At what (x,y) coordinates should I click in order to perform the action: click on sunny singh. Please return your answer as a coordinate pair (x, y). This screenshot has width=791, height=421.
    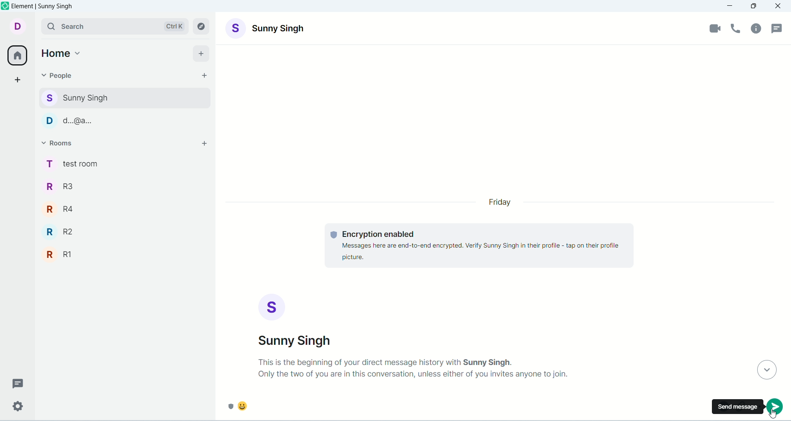
    Looking at the image, I should click on (123, 97).